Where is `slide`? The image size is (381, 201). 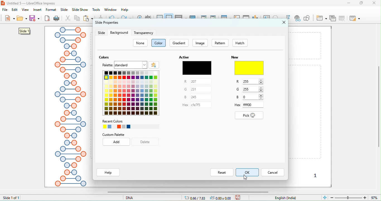
slide is located at coordinates (64, 10).